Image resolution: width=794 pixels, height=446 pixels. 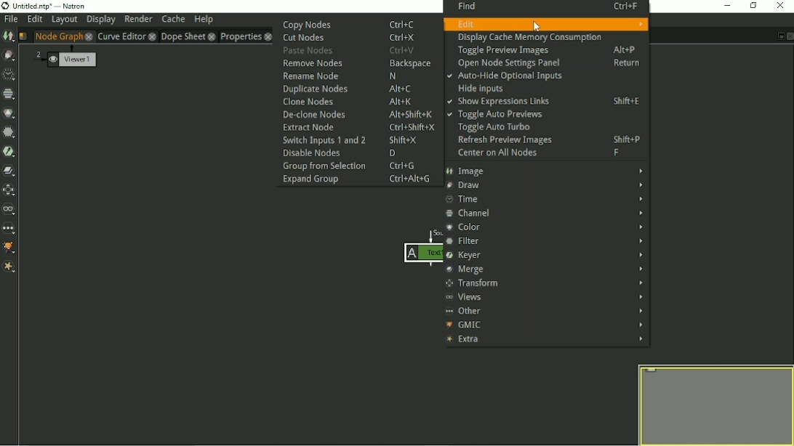 What do you see at coordinates (546, 23) in the screenshot?
I see `Edit` at bounding box center [546, 23].